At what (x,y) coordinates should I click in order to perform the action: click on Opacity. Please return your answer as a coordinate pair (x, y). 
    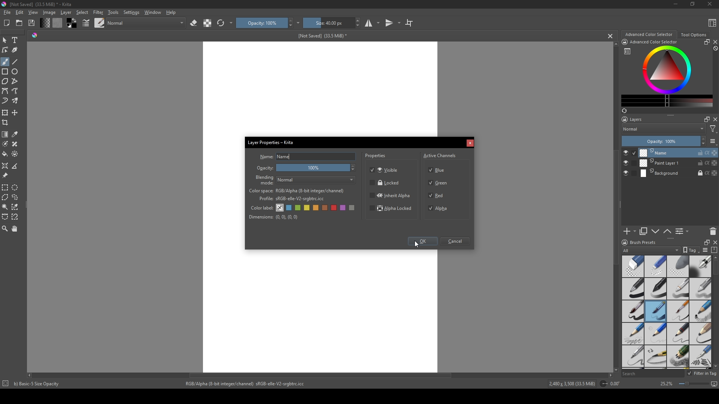
    Looking at the image, I should click on (261, 23).